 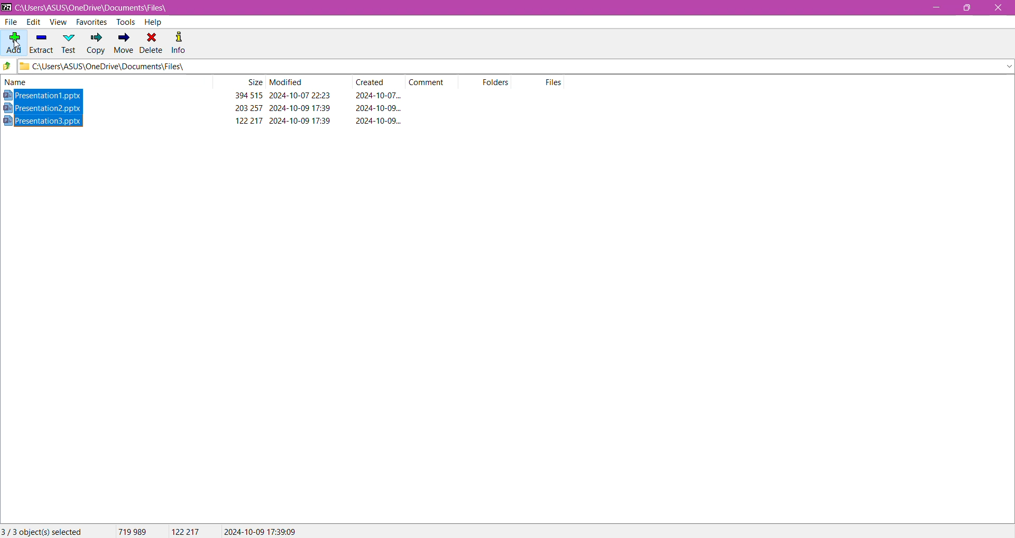 What do you see at coordinates (96, 44) in the screenshot?
I see `Copy` at bounding box center [96, 44].